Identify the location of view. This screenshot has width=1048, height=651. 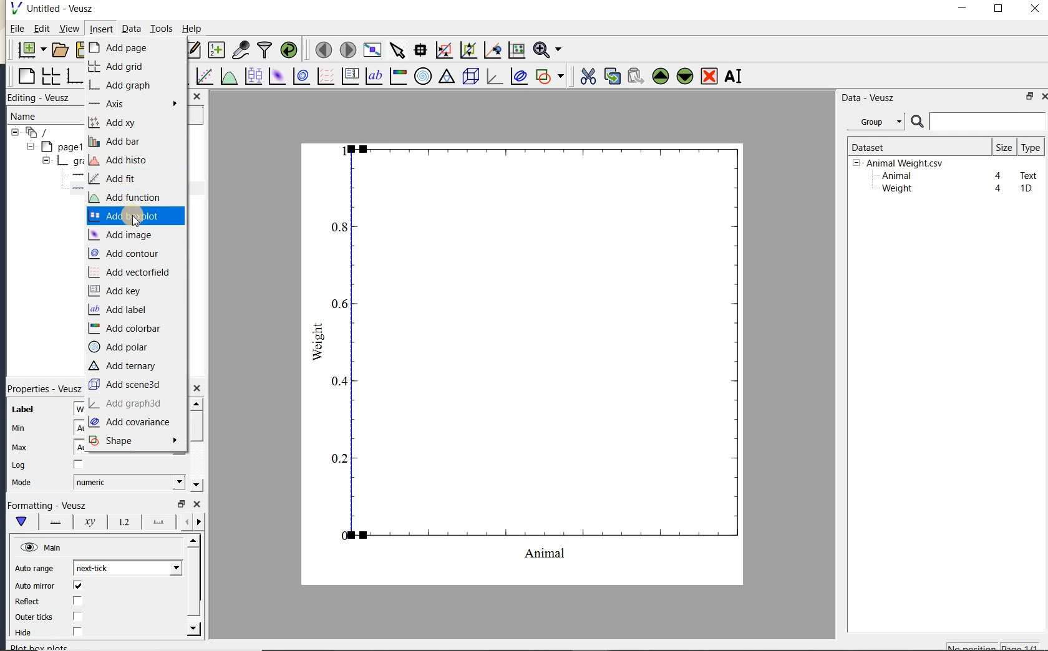
(68, 30).